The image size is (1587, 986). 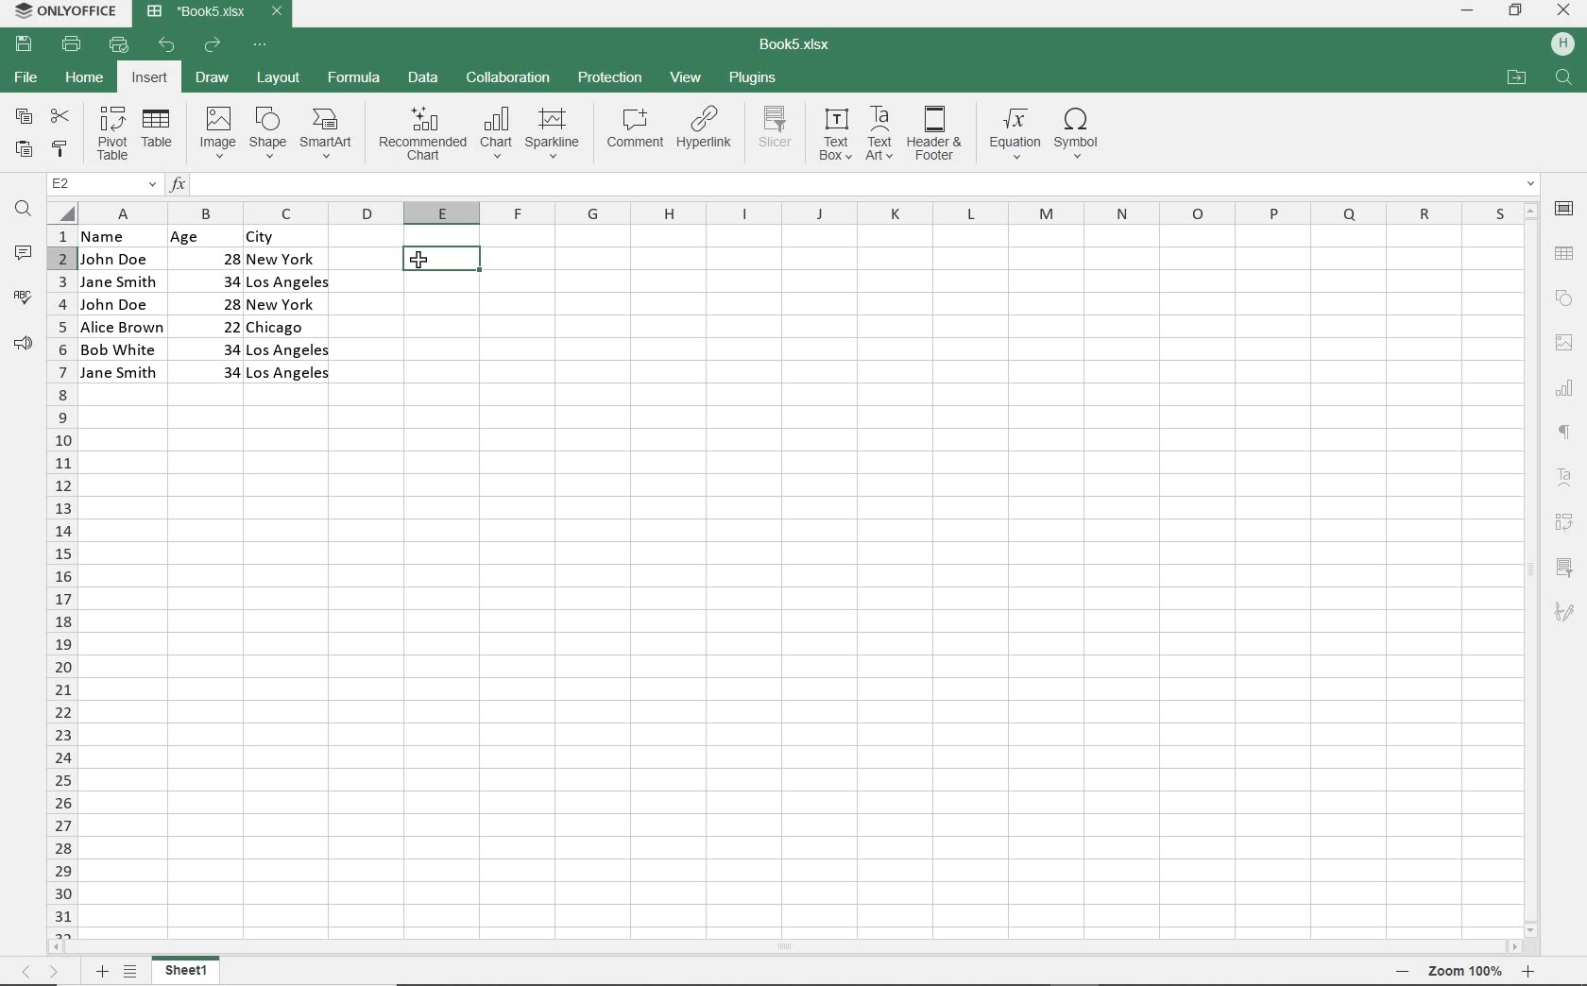 I want to click on Bob White, so click(x=122, y=348).